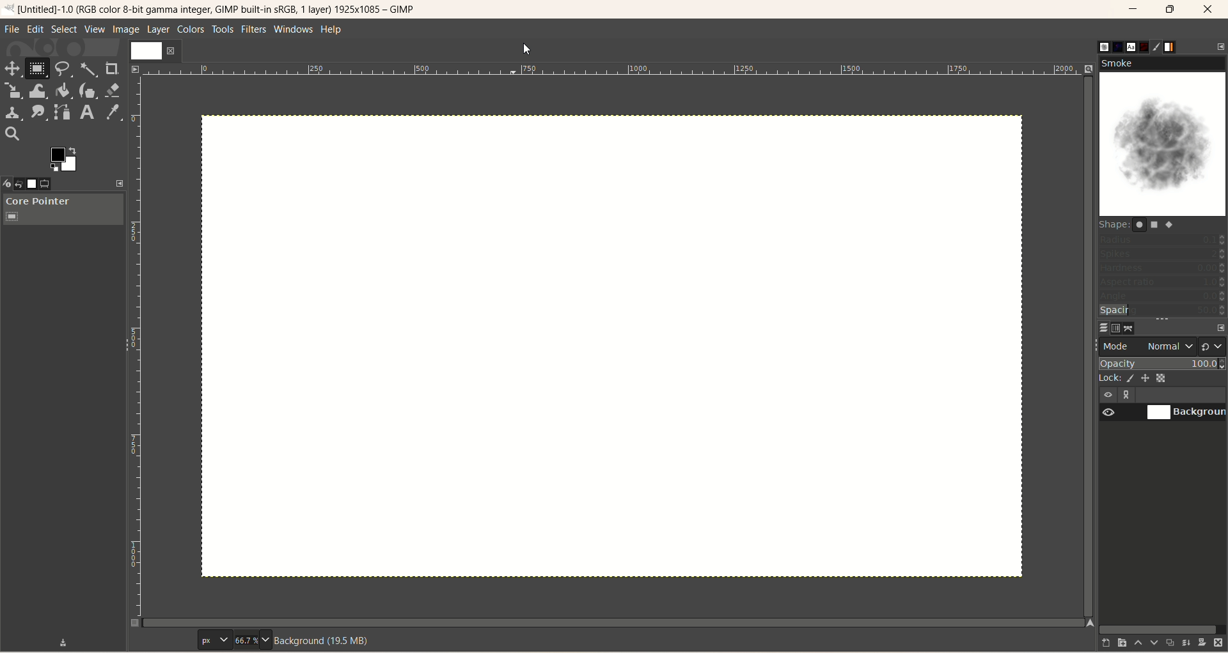 The height and width of the screenshot is (653, 1228). I want to click on spacing, so click(1163, 311).